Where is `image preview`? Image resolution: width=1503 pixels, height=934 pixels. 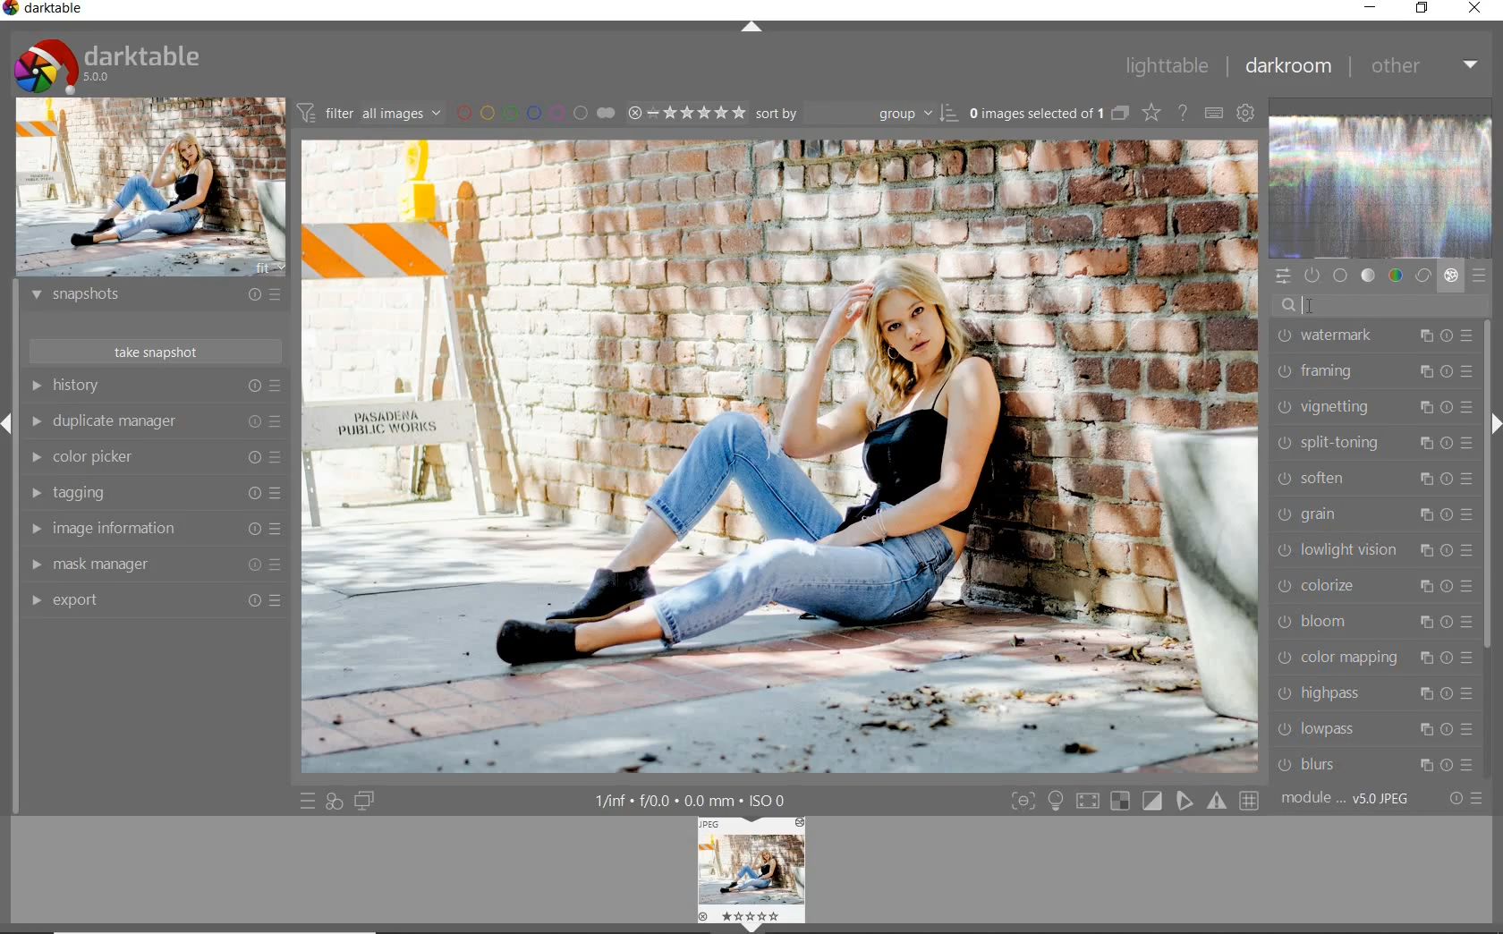 image preview is located at coordinates (751, 874).